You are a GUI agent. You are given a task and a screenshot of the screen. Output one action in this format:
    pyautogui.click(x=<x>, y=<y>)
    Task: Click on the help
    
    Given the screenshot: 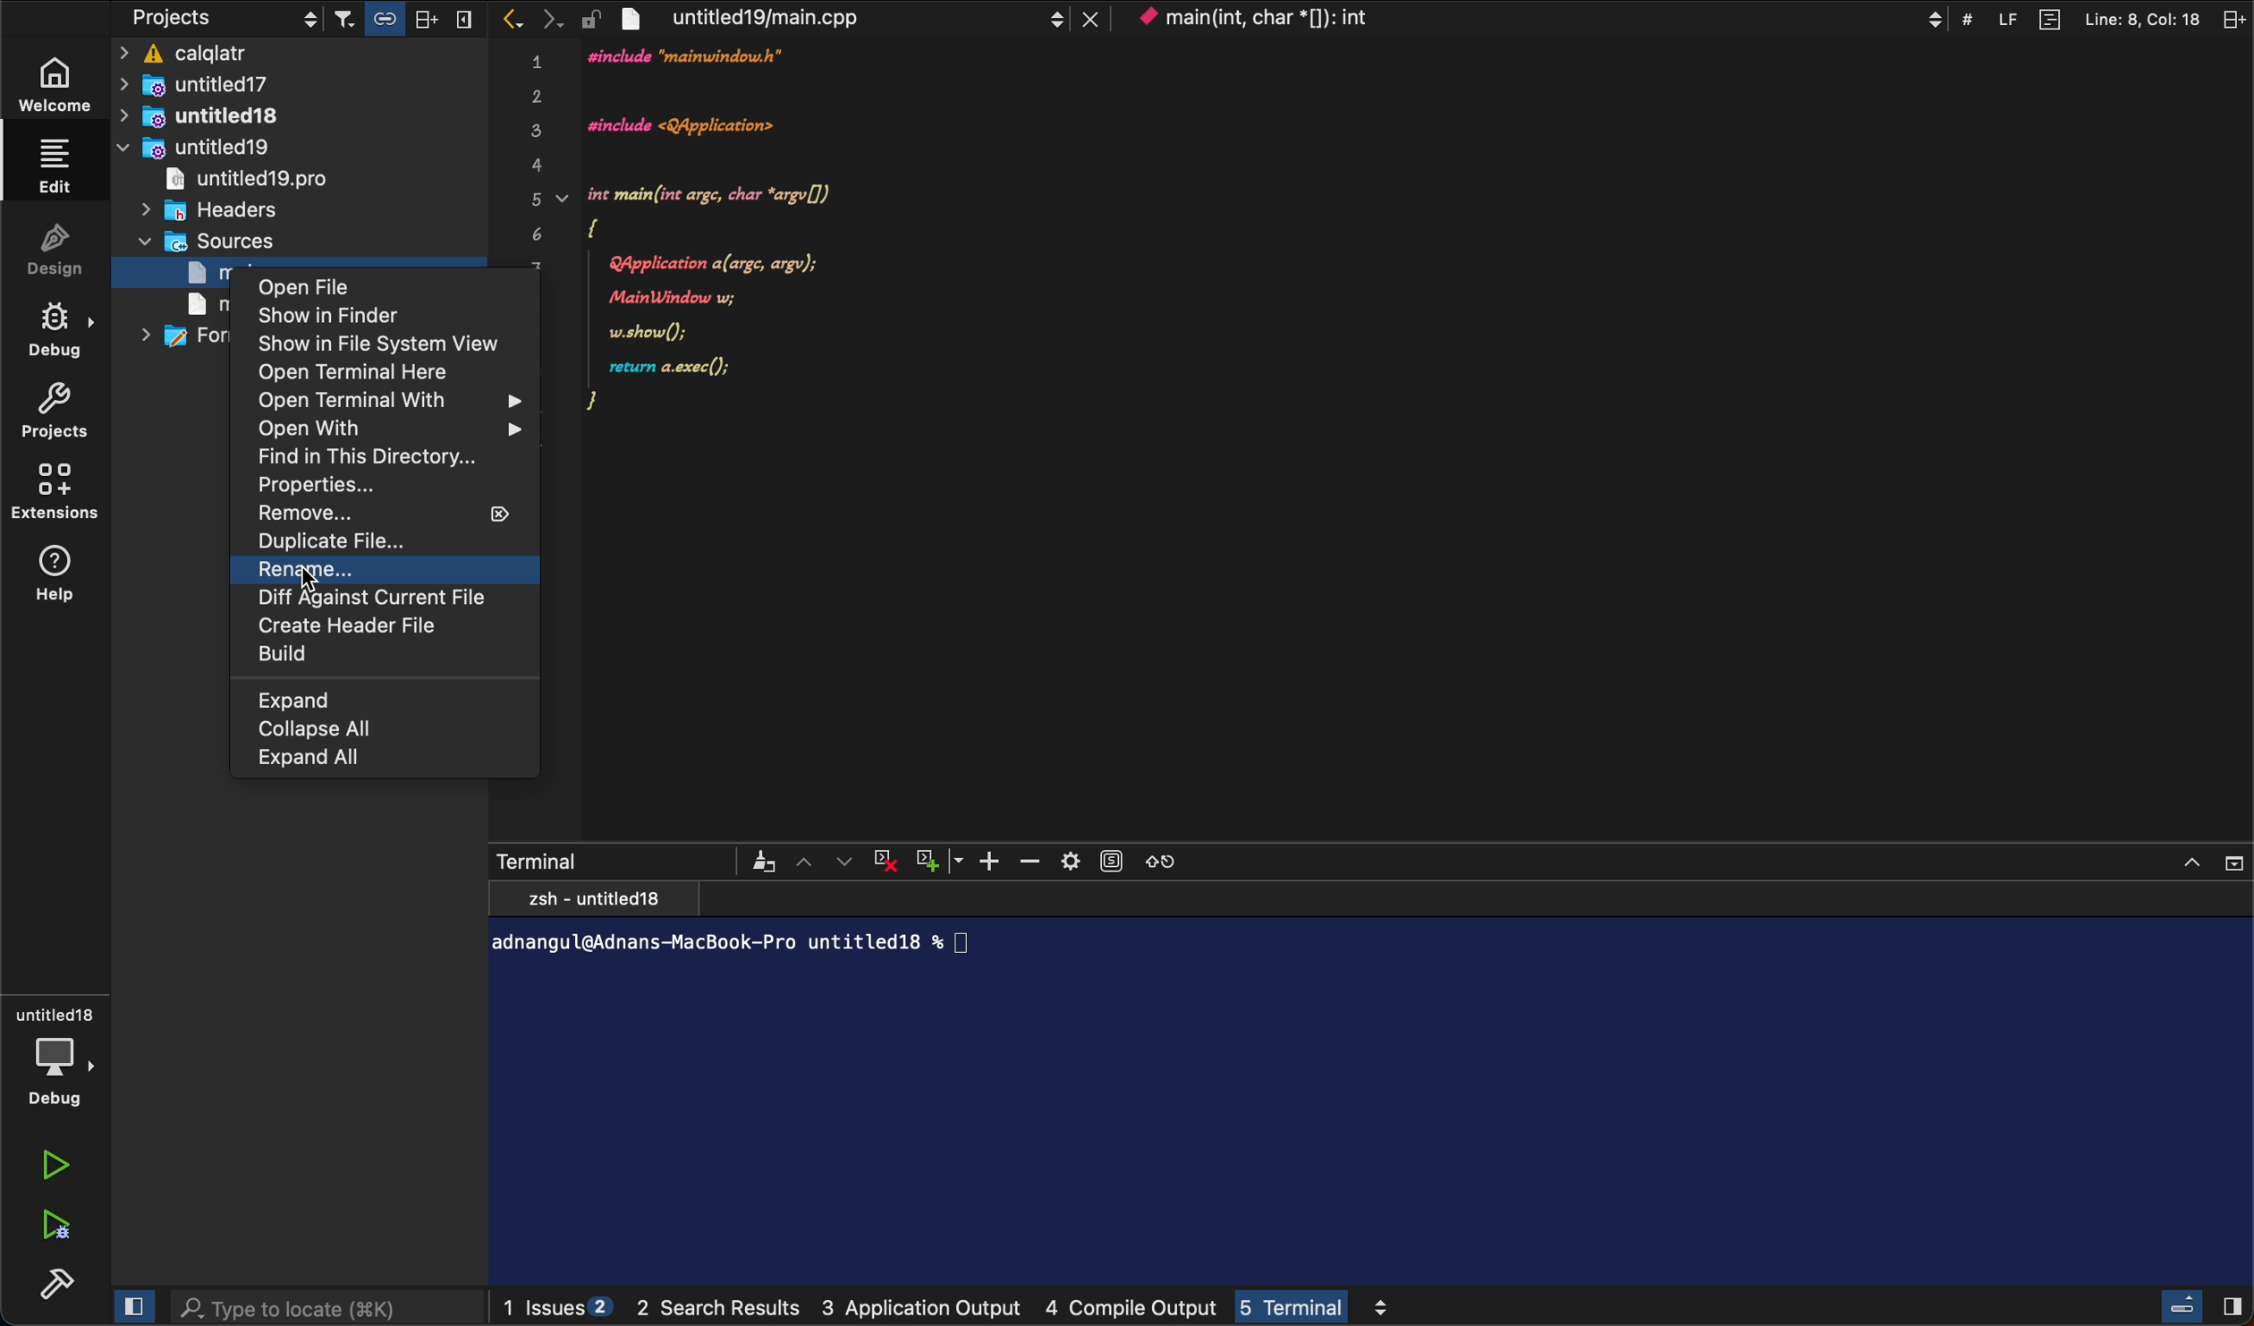 What is the action you would take?
    pyautogui.click(x=65, y=578)
    